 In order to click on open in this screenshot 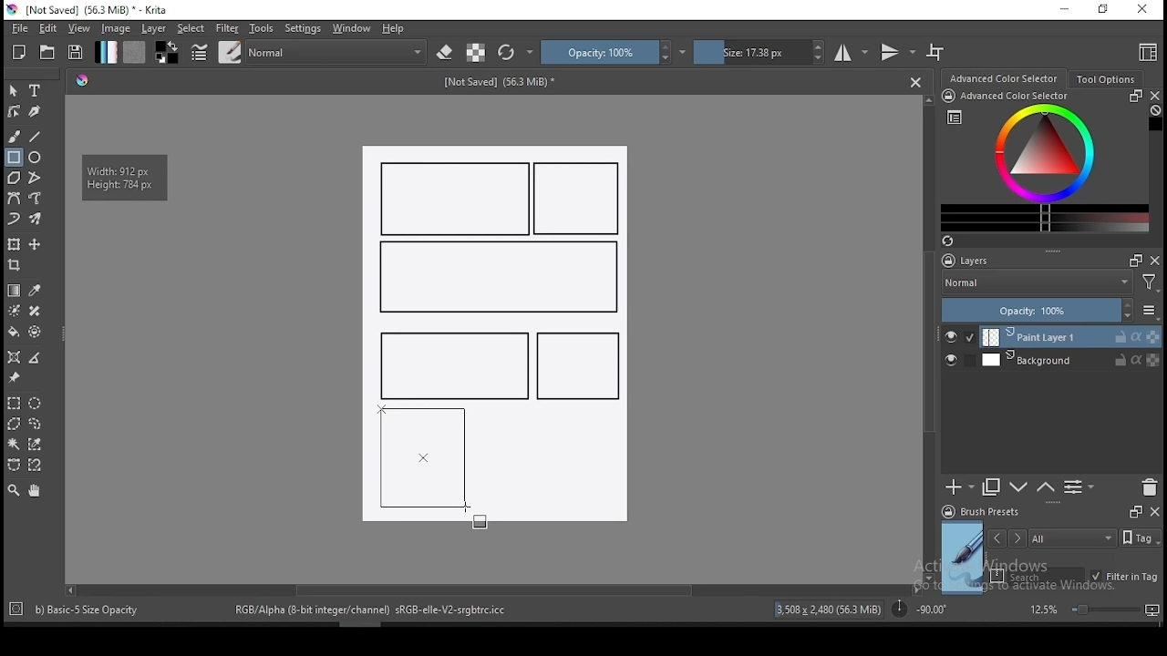, I will do `click(47, 52)`.